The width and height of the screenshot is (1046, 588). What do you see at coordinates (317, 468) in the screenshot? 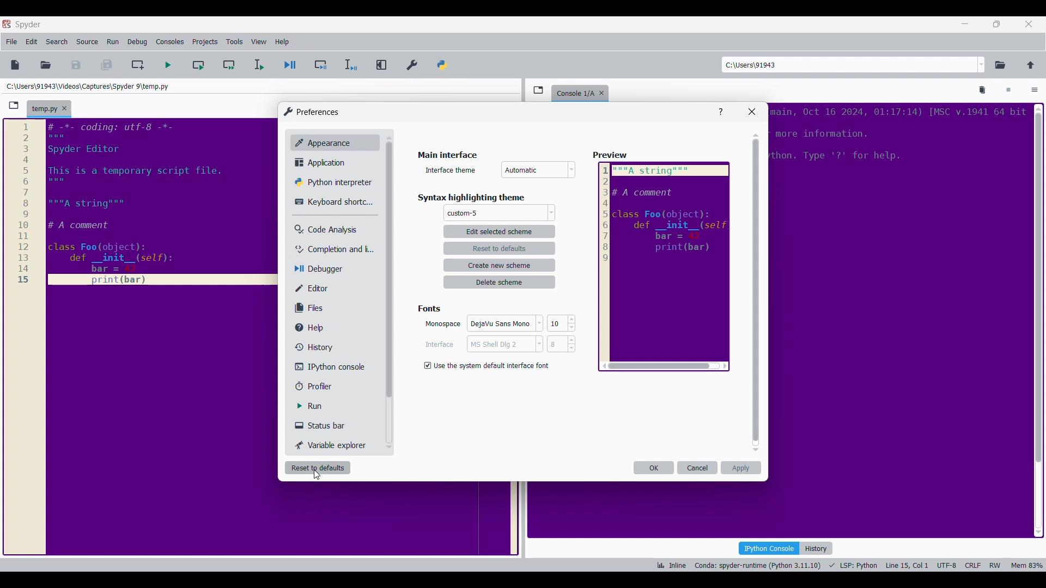
I see `Reset to defaults` at bounding box center [317, 468].